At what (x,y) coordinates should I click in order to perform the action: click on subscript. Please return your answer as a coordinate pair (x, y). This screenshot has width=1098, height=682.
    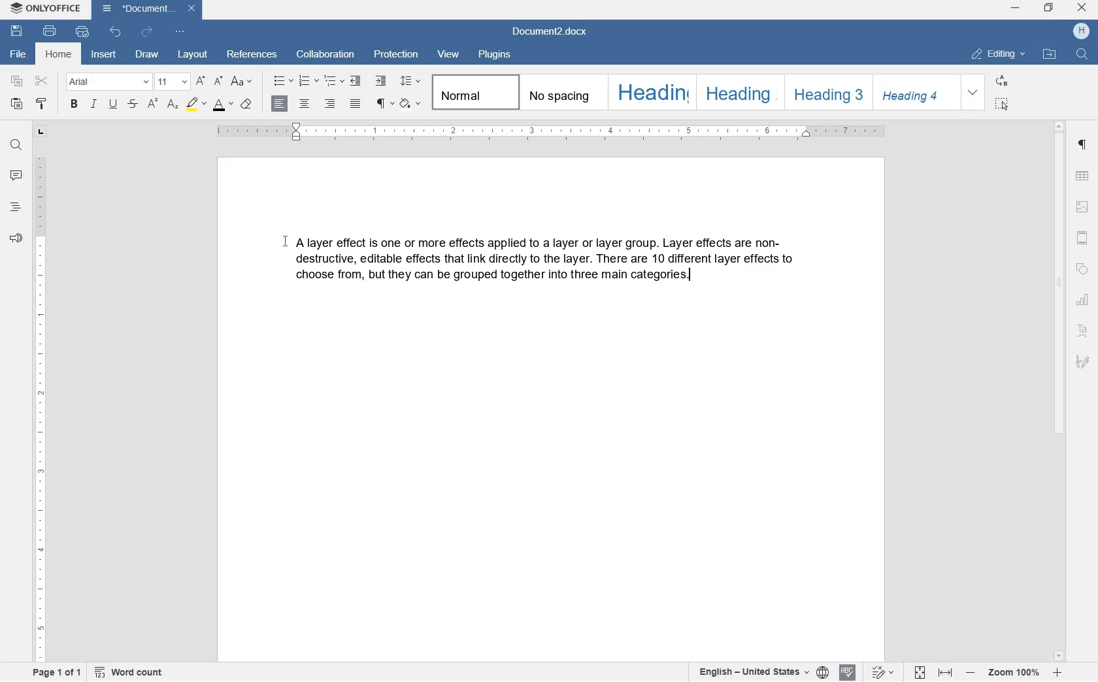
    Looking at the image, I should click on (173, 105).